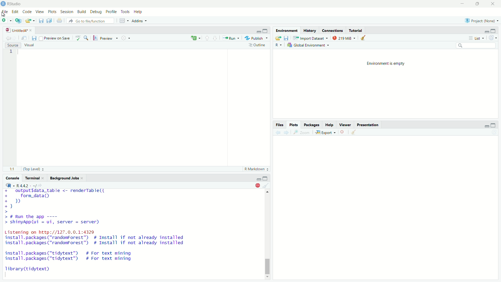 Image resolution: width=501 pixels, height=282 pixels. Describe the element at coordinates (3, 4) in the screenshot. I see `Logo` at that location.